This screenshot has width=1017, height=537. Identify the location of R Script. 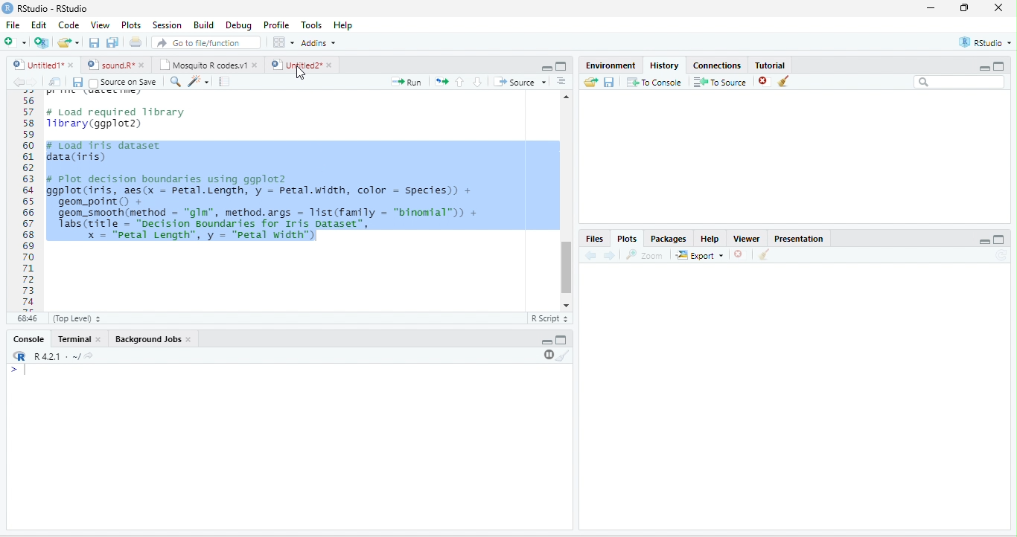
(549, 318).